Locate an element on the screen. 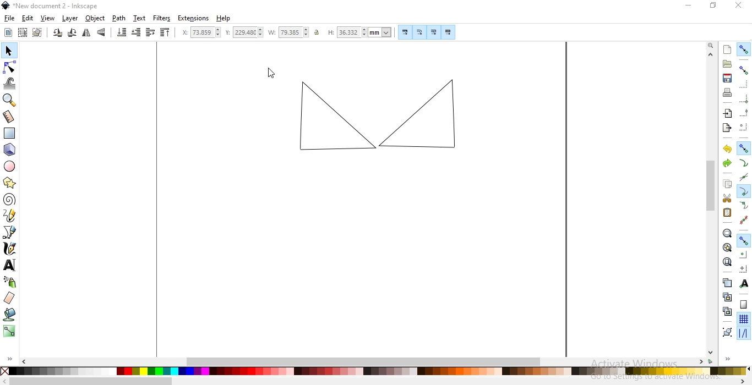  edit is located at coordinates (26, 18).